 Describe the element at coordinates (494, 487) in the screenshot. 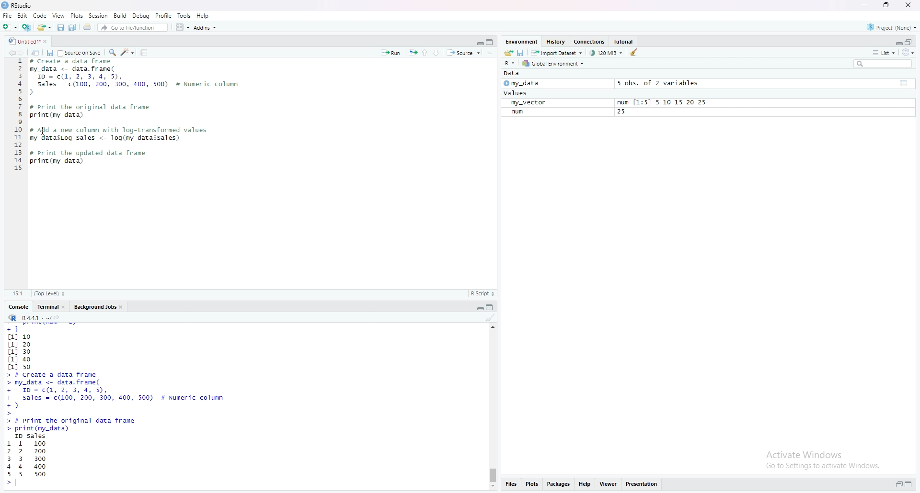

I see `move down` at that location.